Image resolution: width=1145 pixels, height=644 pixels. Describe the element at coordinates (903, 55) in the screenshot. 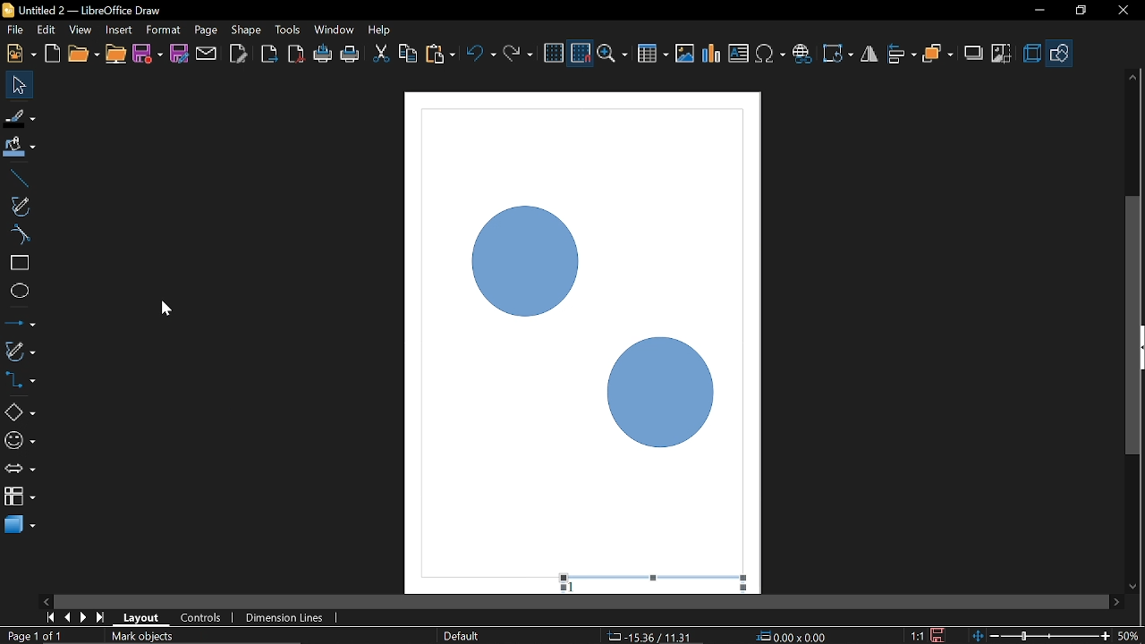

I see `Align` at that location.